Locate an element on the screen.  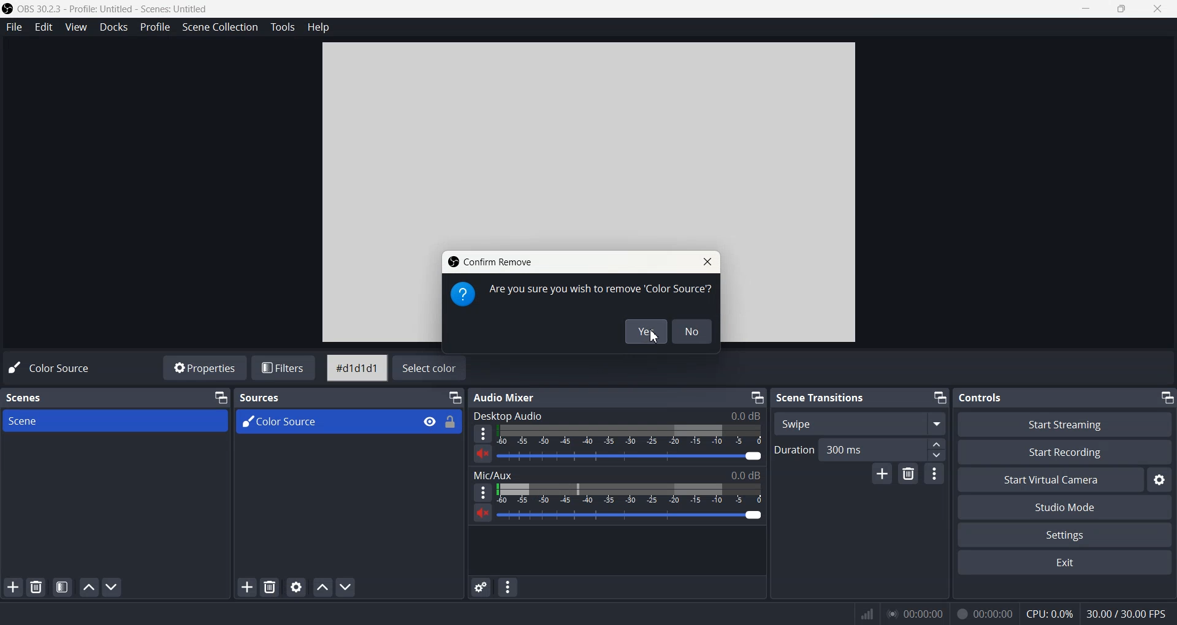
30.00/30.00 FPS is located at coordinates (1128, 613).